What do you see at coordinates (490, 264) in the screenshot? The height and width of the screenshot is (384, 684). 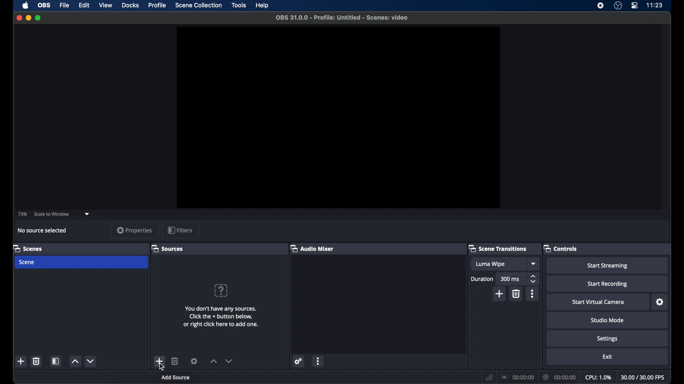 I see `luma wipe` at bounding box center [490, 264].